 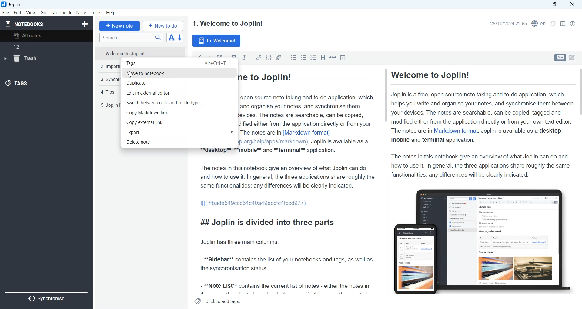 What do you see at coordinates (480, 124) in the screenshot?
I see `Welcome to Joplin!

Joplin is a free, open source note taking and to-do application, which
helps you write and organise your notes, and synchronise them between
your devices. The notes are searchable, can be copied, tagged and
modified either from the application directly or from your own text editor.
The notes are in Markdown format. Joplin is available as a desktop,
mobile and terminal application.

The notes in this notebook give an overview of what Joplin can do and
how to use it. In general, the three applications share roughly the same
functionalities; any differences will be clearly indicated.` at bounding box center [480, 124].